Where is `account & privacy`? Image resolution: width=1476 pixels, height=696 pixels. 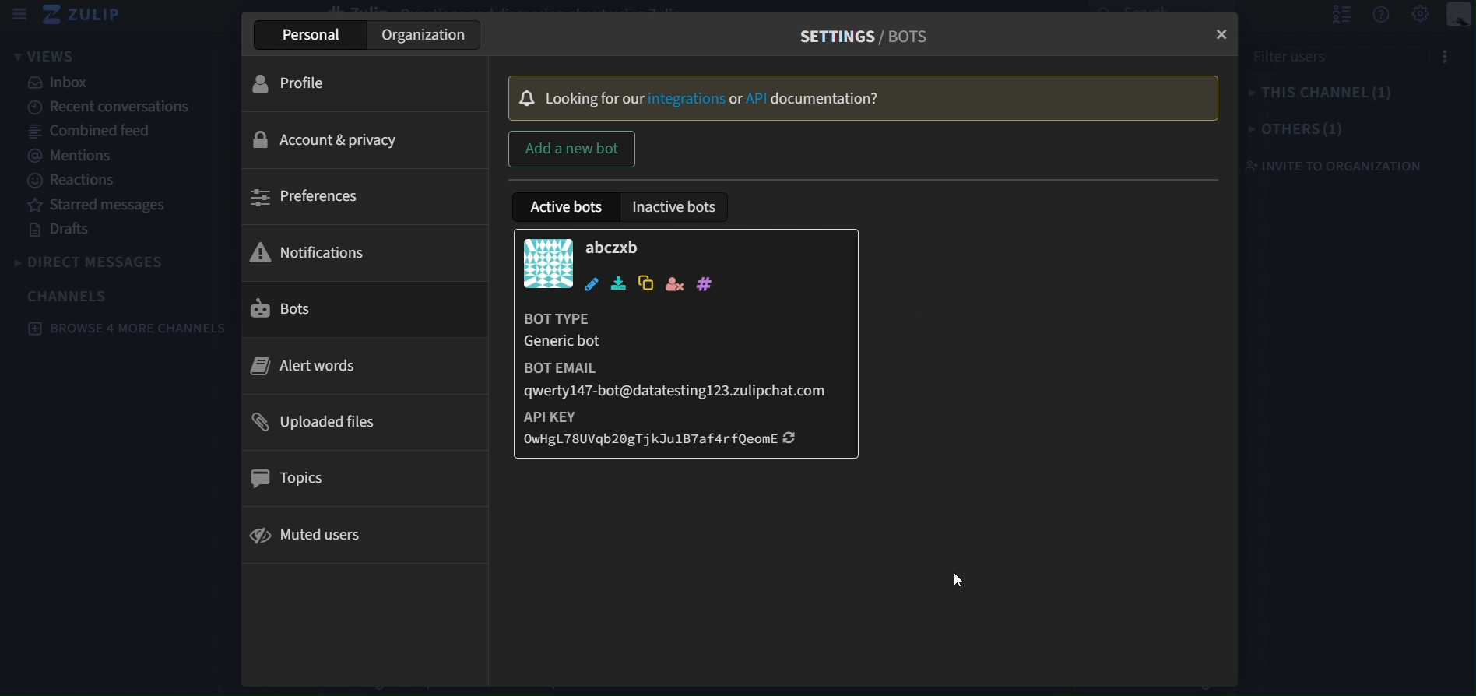 account & privacy is located at coordinates (329, 141).